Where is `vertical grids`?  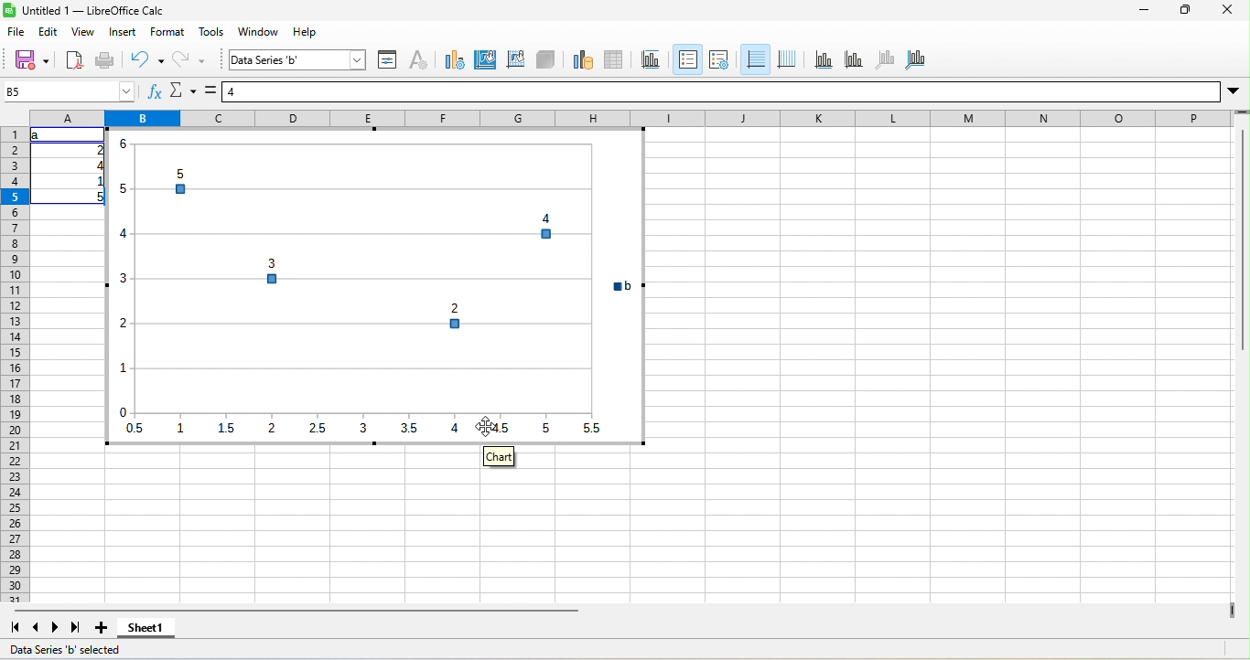
vertical grids is located at coordinates (787, 61).